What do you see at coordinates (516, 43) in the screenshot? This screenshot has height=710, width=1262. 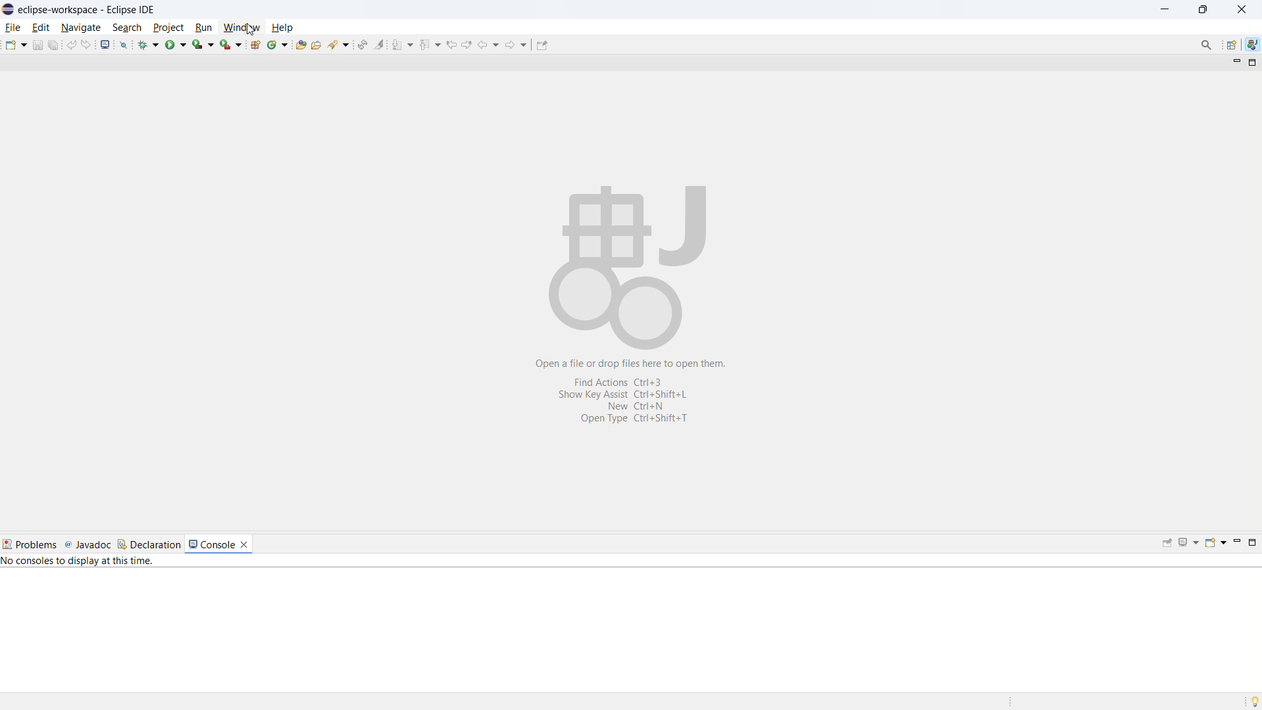 I see `forward` at bounding box center [516, 43].